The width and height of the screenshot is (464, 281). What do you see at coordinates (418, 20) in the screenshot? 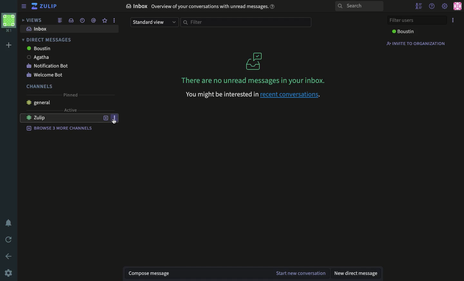
I see `filter users` at bounding box center [418, 20].